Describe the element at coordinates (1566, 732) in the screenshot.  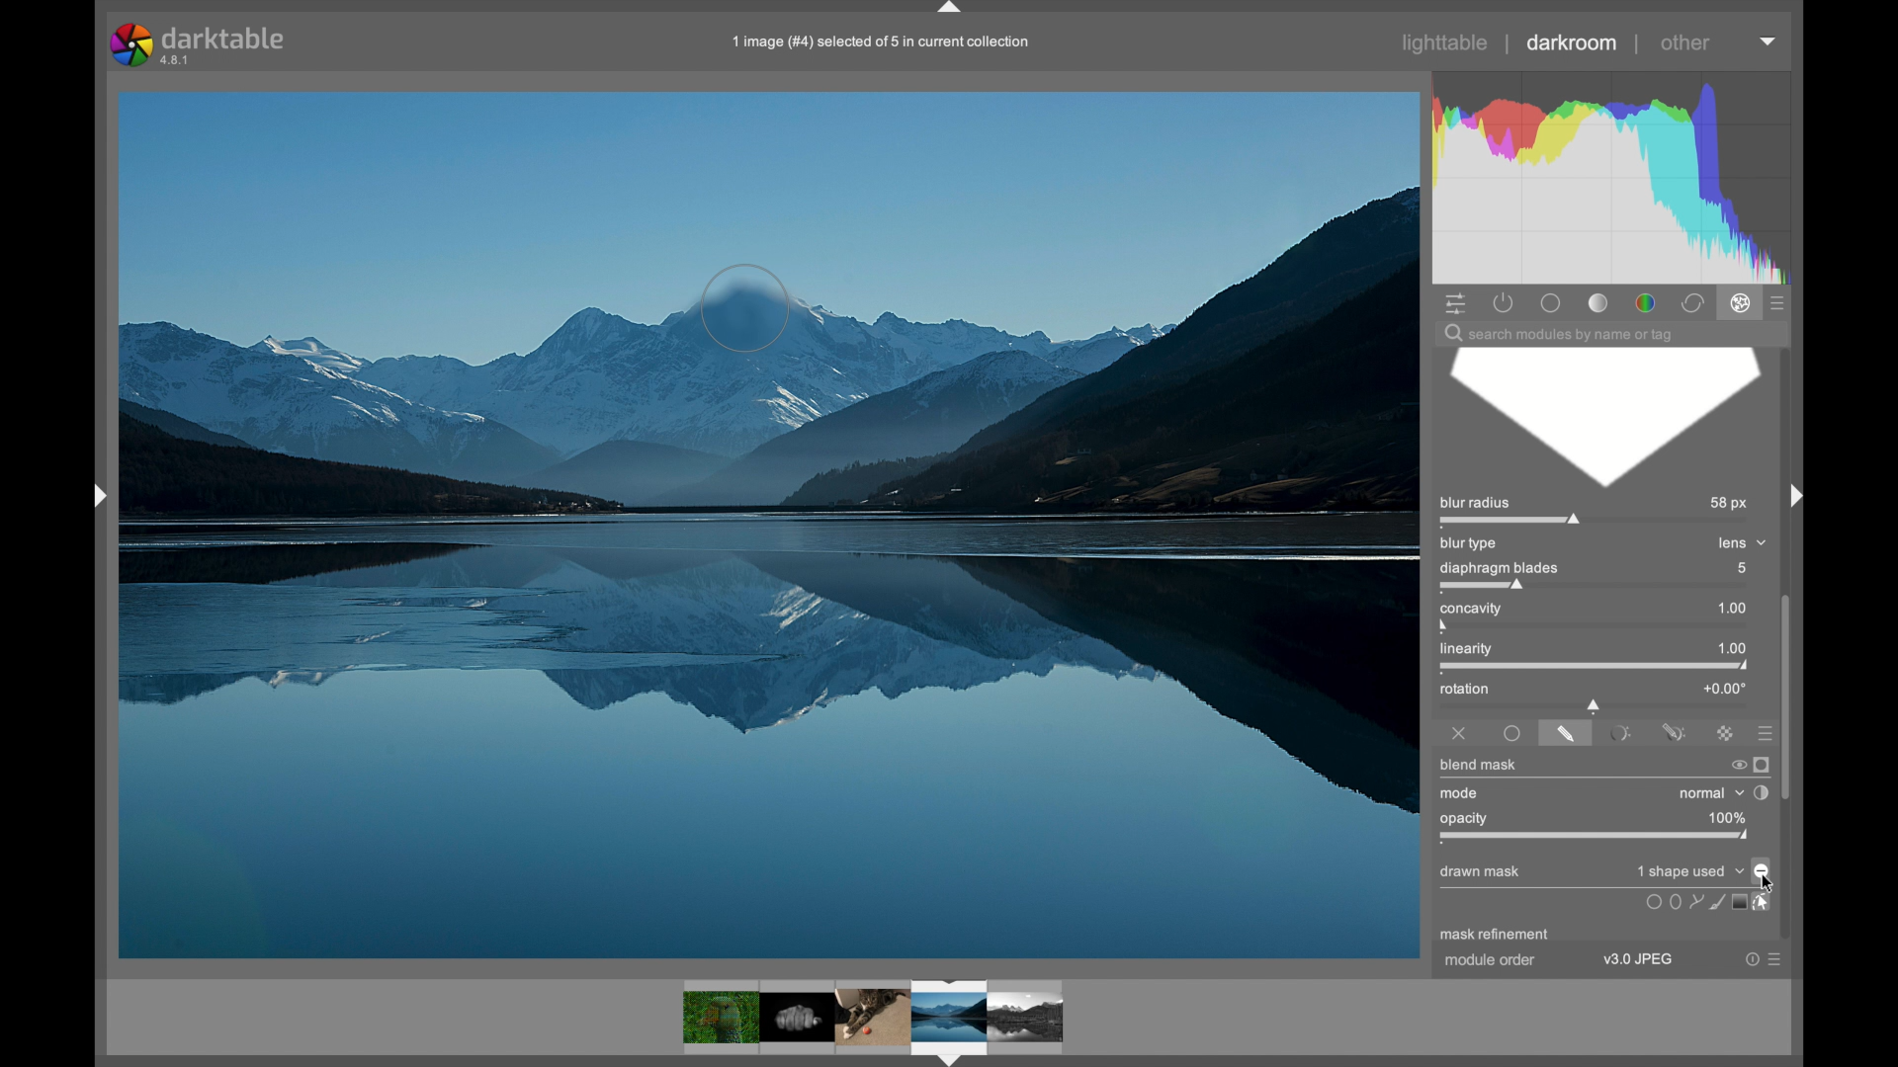
I see `drawnamsk` at that location.